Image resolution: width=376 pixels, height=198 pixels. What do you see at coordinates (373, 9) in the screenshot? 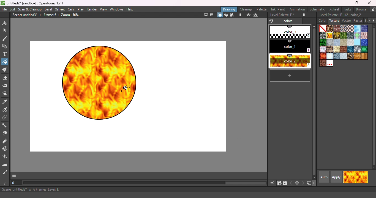
I see `Lock rooms tab` at bounding box center [373, 9].